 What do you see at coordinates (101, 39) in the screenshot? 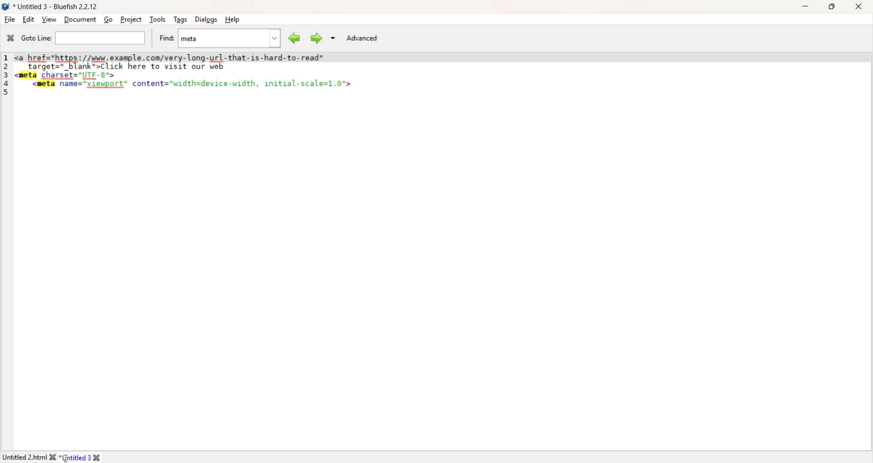
I see `Goto Line Search bar` at bounding box center [101, 39].